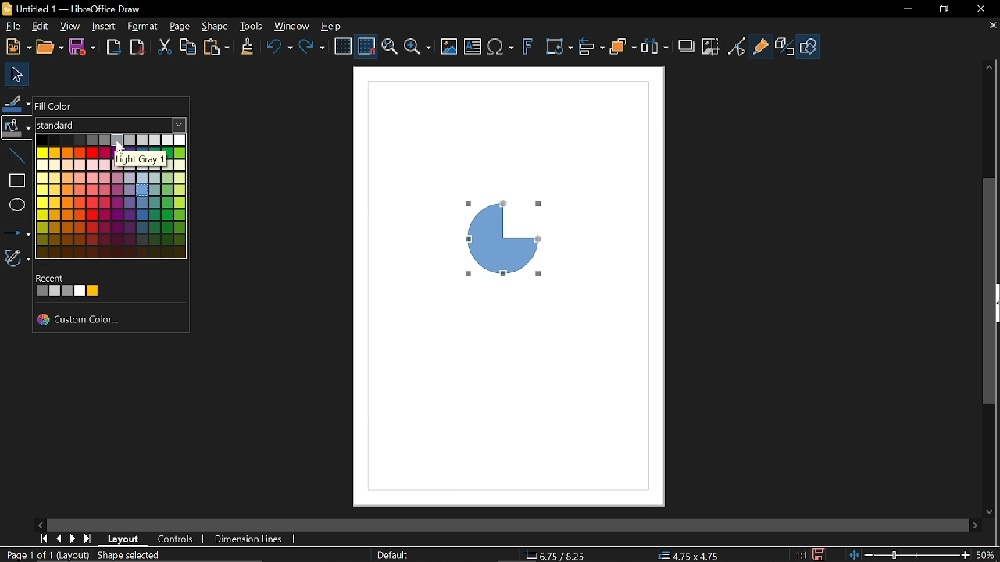  What do you see at coordinates (124, 540) in the screenshot?
I see `Layout` at bounding box center [124, 540].